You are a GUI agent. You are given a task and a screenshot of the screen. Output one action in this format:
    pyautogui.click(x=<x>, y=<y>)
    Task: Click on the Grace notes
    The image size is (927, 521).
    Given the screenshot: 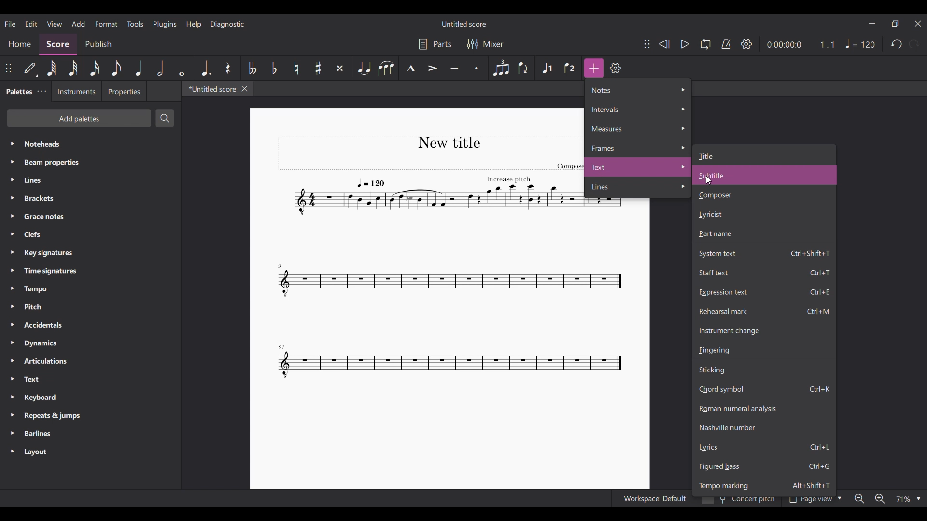 What is the action you would take?
    pyautogui.click(x=90, y=217)
    